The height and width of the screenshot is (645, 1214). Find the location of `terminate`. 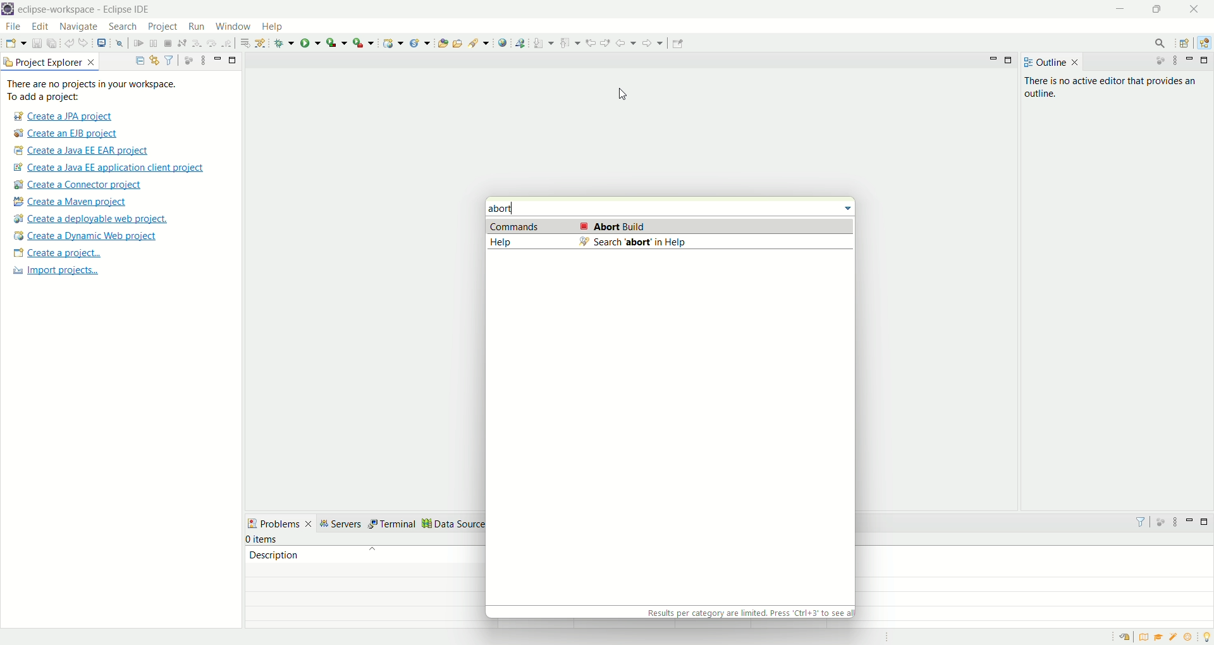

terminate is located at coordinates (169, 44).